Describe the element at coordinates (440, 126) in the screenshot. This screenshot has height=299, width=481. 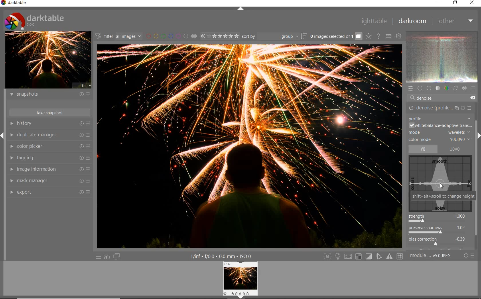
I see `WHITEBALANCE-ADAPTIVE TRANSITION` at that location.